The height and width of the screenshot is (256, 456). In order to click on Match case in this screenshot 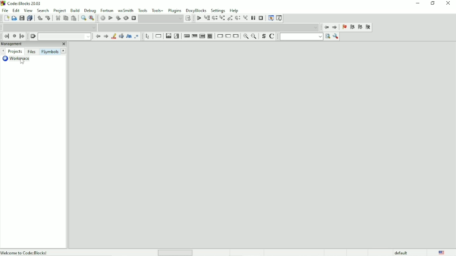, I will do `click(128, 36)`.